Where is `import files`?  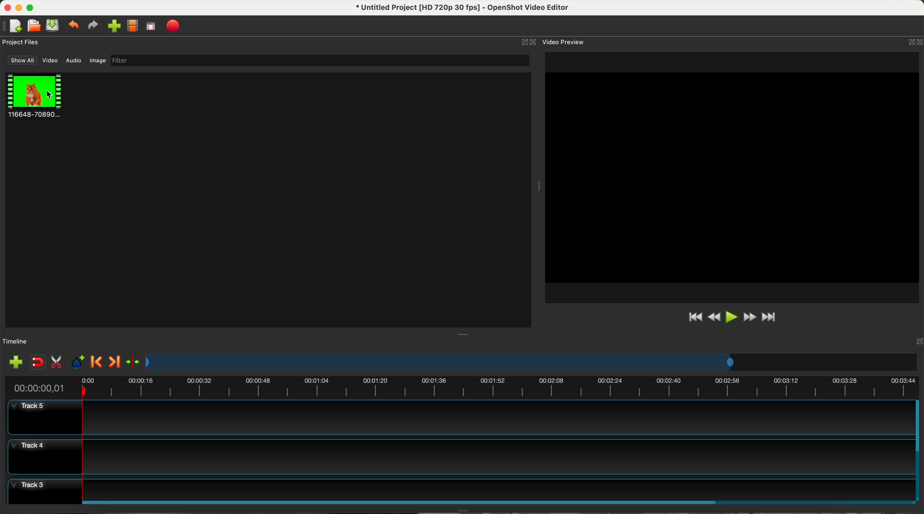
import files is located at coordinates (15, 363).